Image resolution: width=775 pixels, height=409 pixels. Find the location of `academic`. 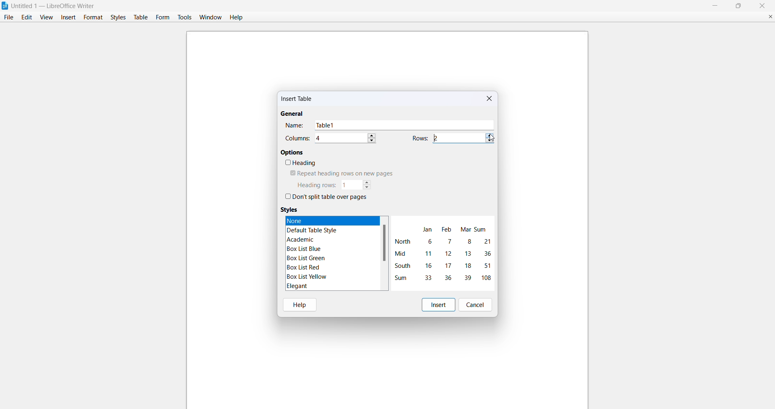

academic is located at coordinates (302, 239).